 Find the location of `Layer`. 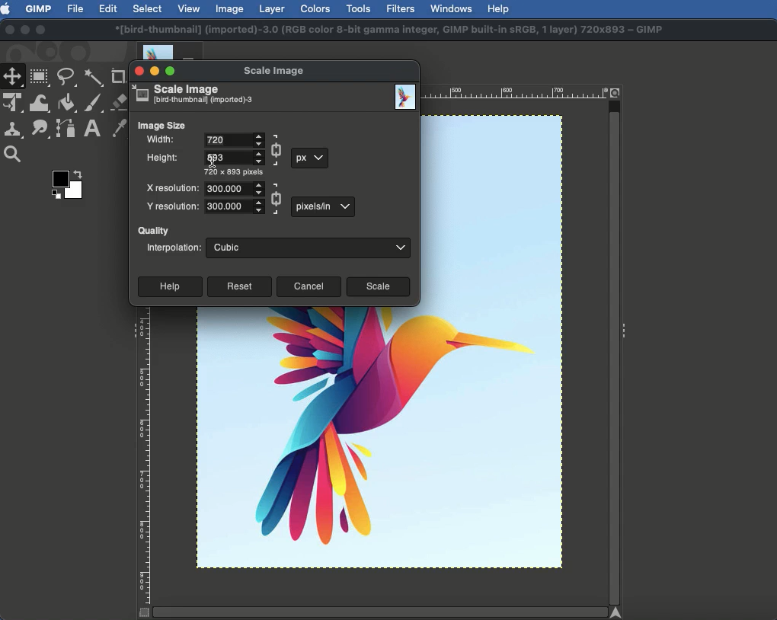

Layer is located at coordinates (272, 9).